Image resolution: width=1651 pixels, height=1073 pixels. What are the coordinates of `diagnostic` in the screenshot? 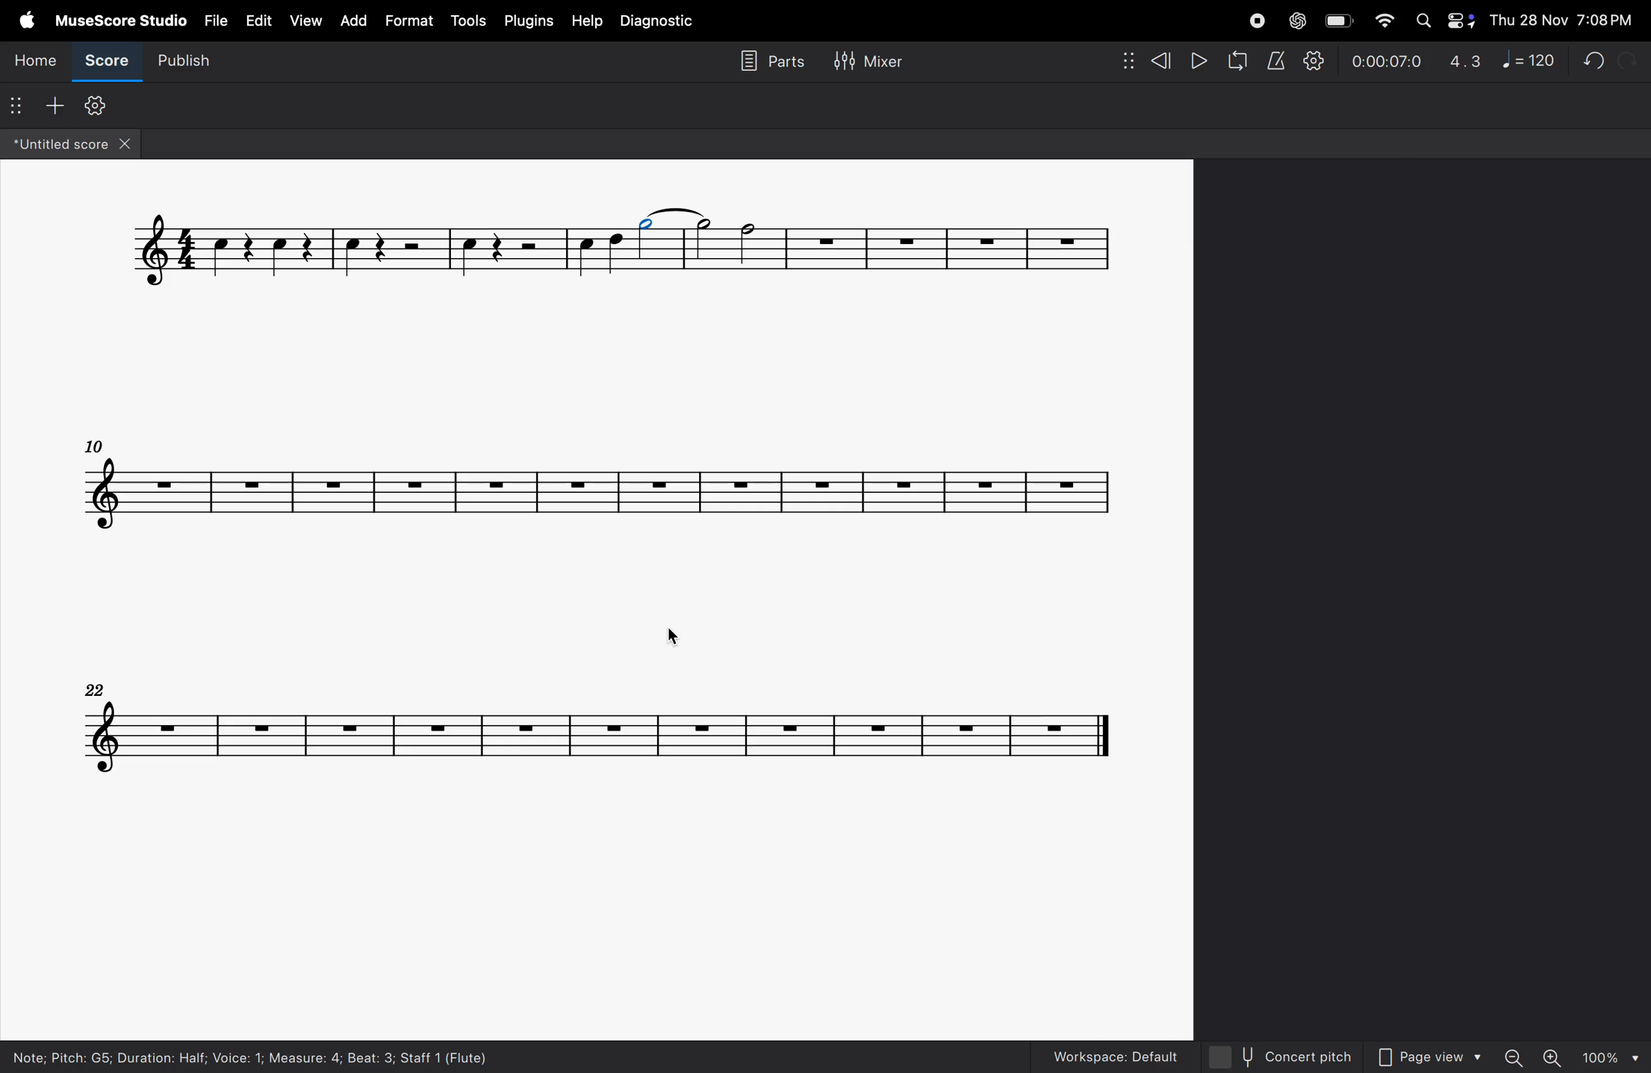 It's located at (662, 21).